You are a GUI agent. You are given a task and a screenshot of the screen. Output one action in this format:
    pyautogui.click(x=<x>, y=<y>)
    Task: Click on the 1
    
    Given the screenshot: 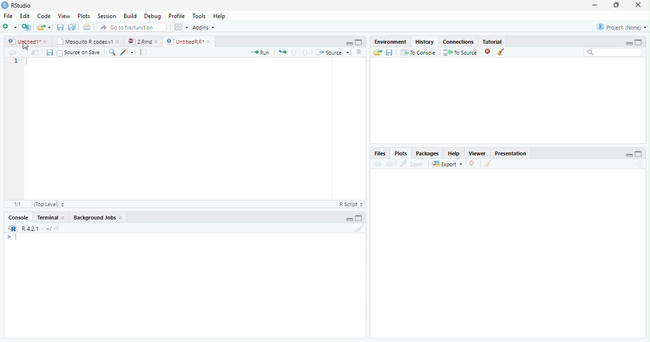 What is the action you would take?
    pyautogui.click(x=17, y=61)
    